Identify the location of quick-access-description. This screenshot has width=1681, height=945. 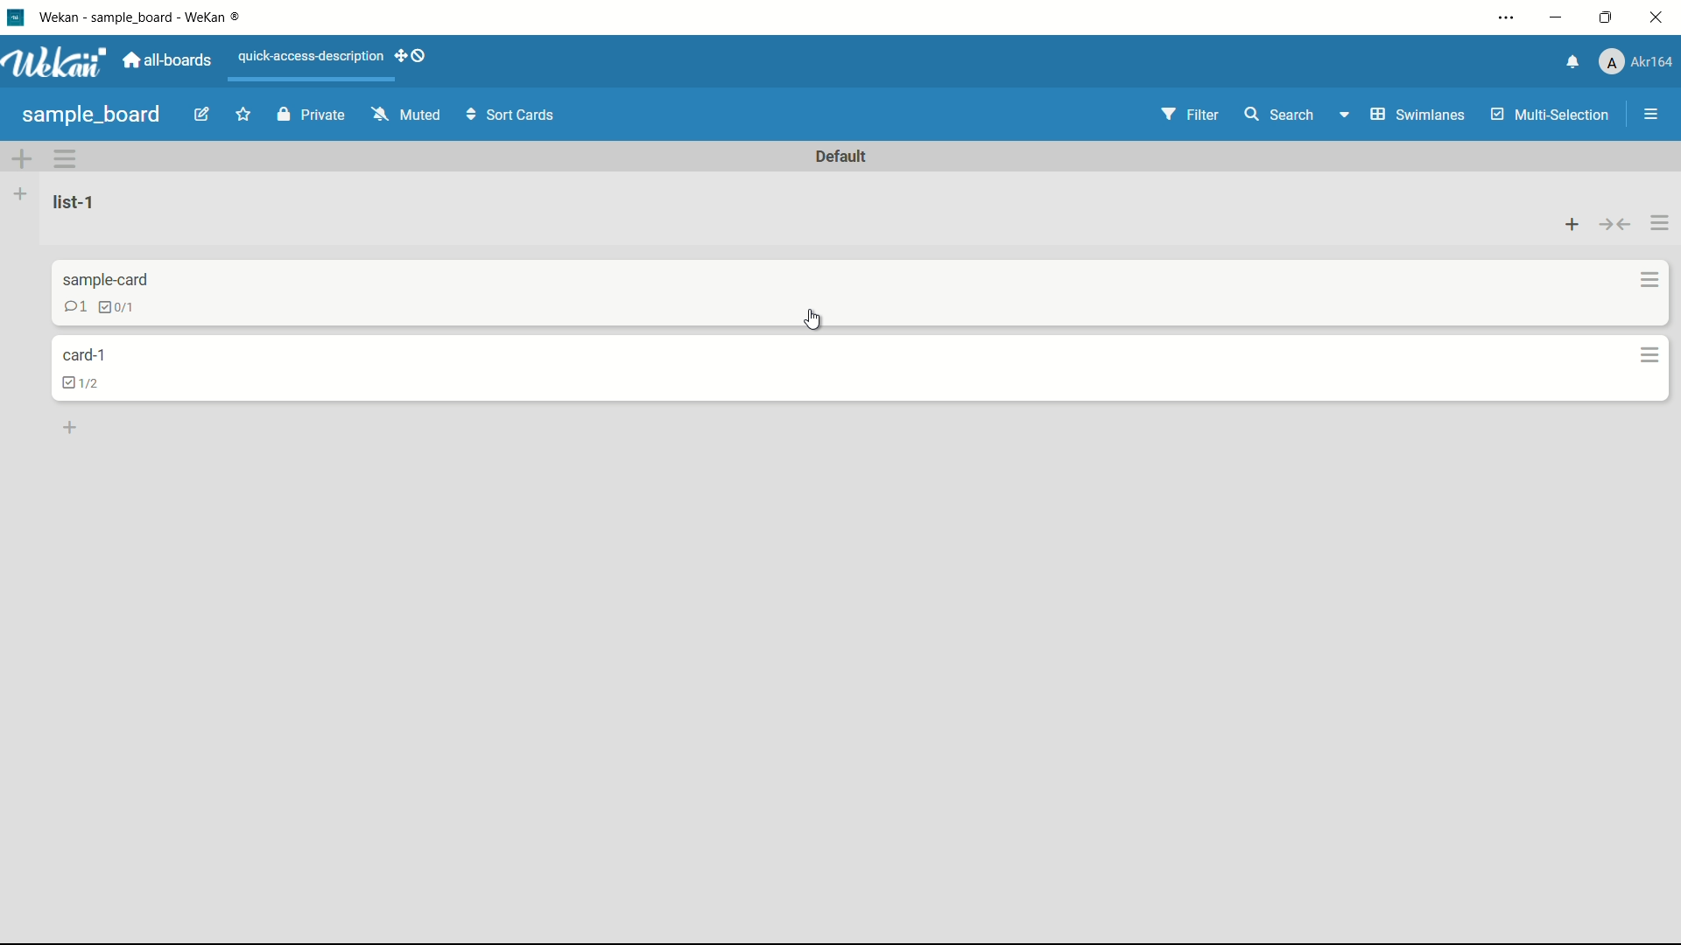
(311, 57).